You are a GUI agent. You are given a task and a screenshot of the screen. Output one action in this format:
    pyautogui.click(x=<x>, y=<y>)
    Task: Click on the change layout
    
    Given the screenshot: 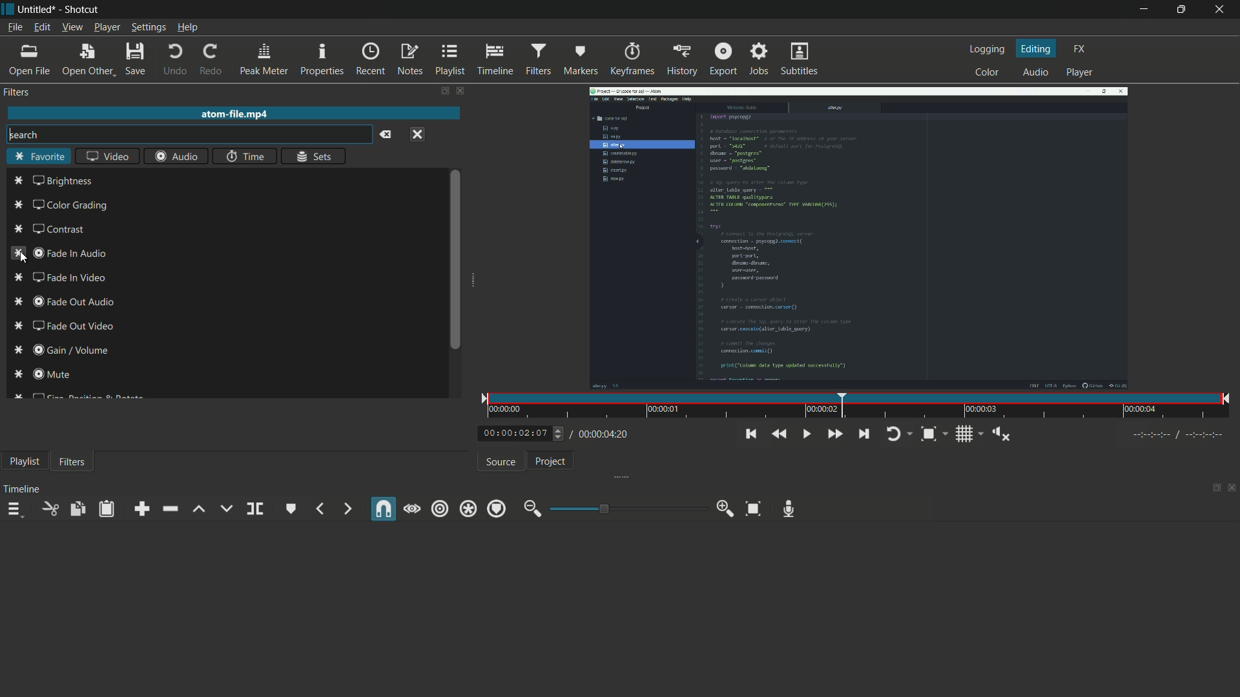 What is the action you would take?
    pyautogui.click(x=444, y=92)
    